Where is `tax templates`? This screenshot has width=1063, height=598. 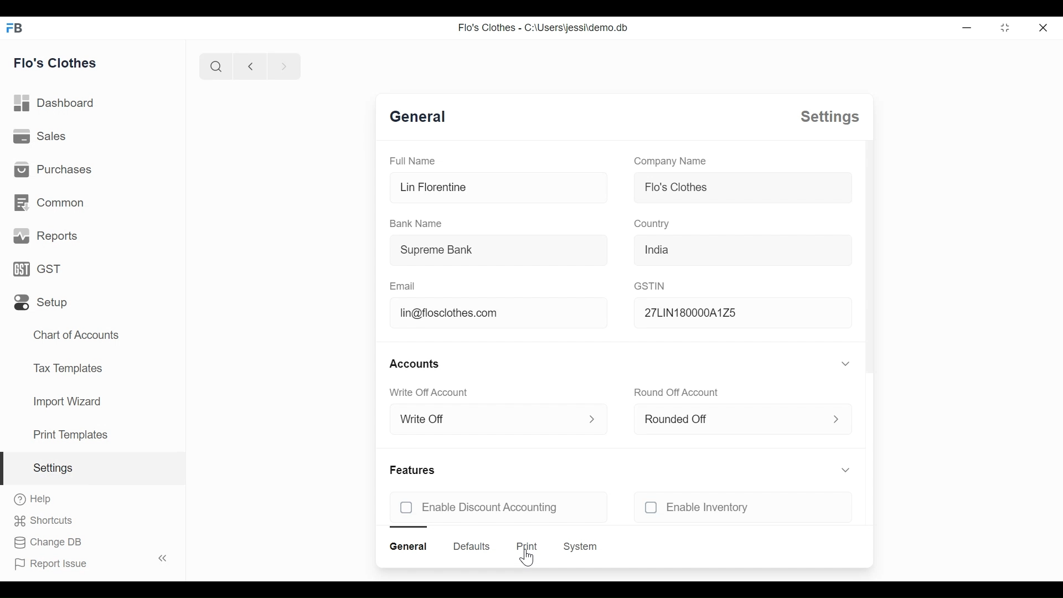
tax templates is located at coordinates (66, 367).